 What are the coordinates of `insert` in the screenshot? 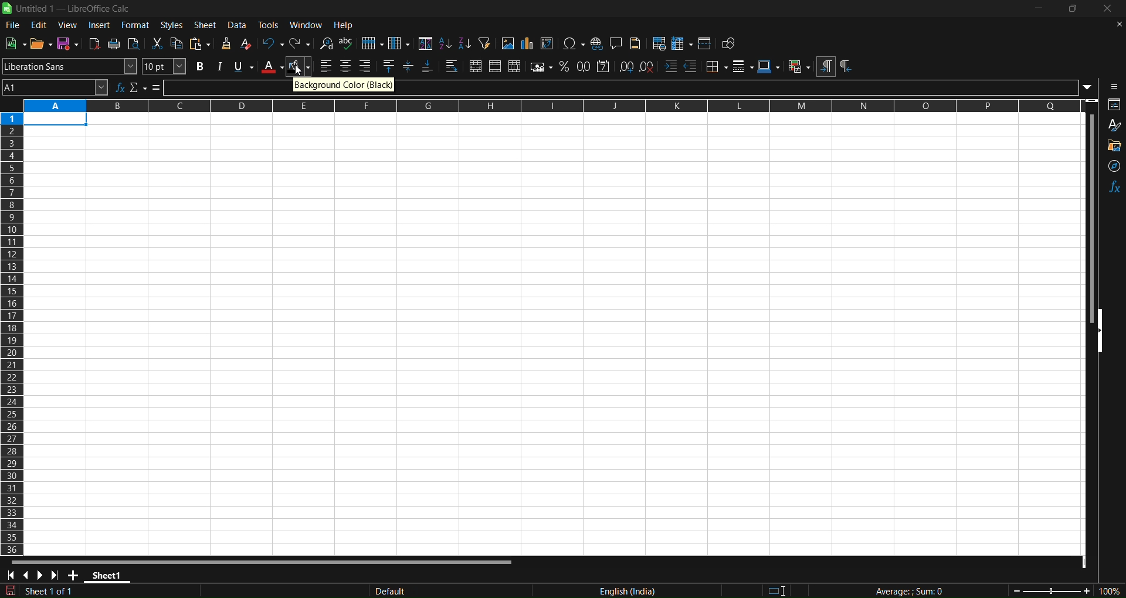 It's located at (101, 26).